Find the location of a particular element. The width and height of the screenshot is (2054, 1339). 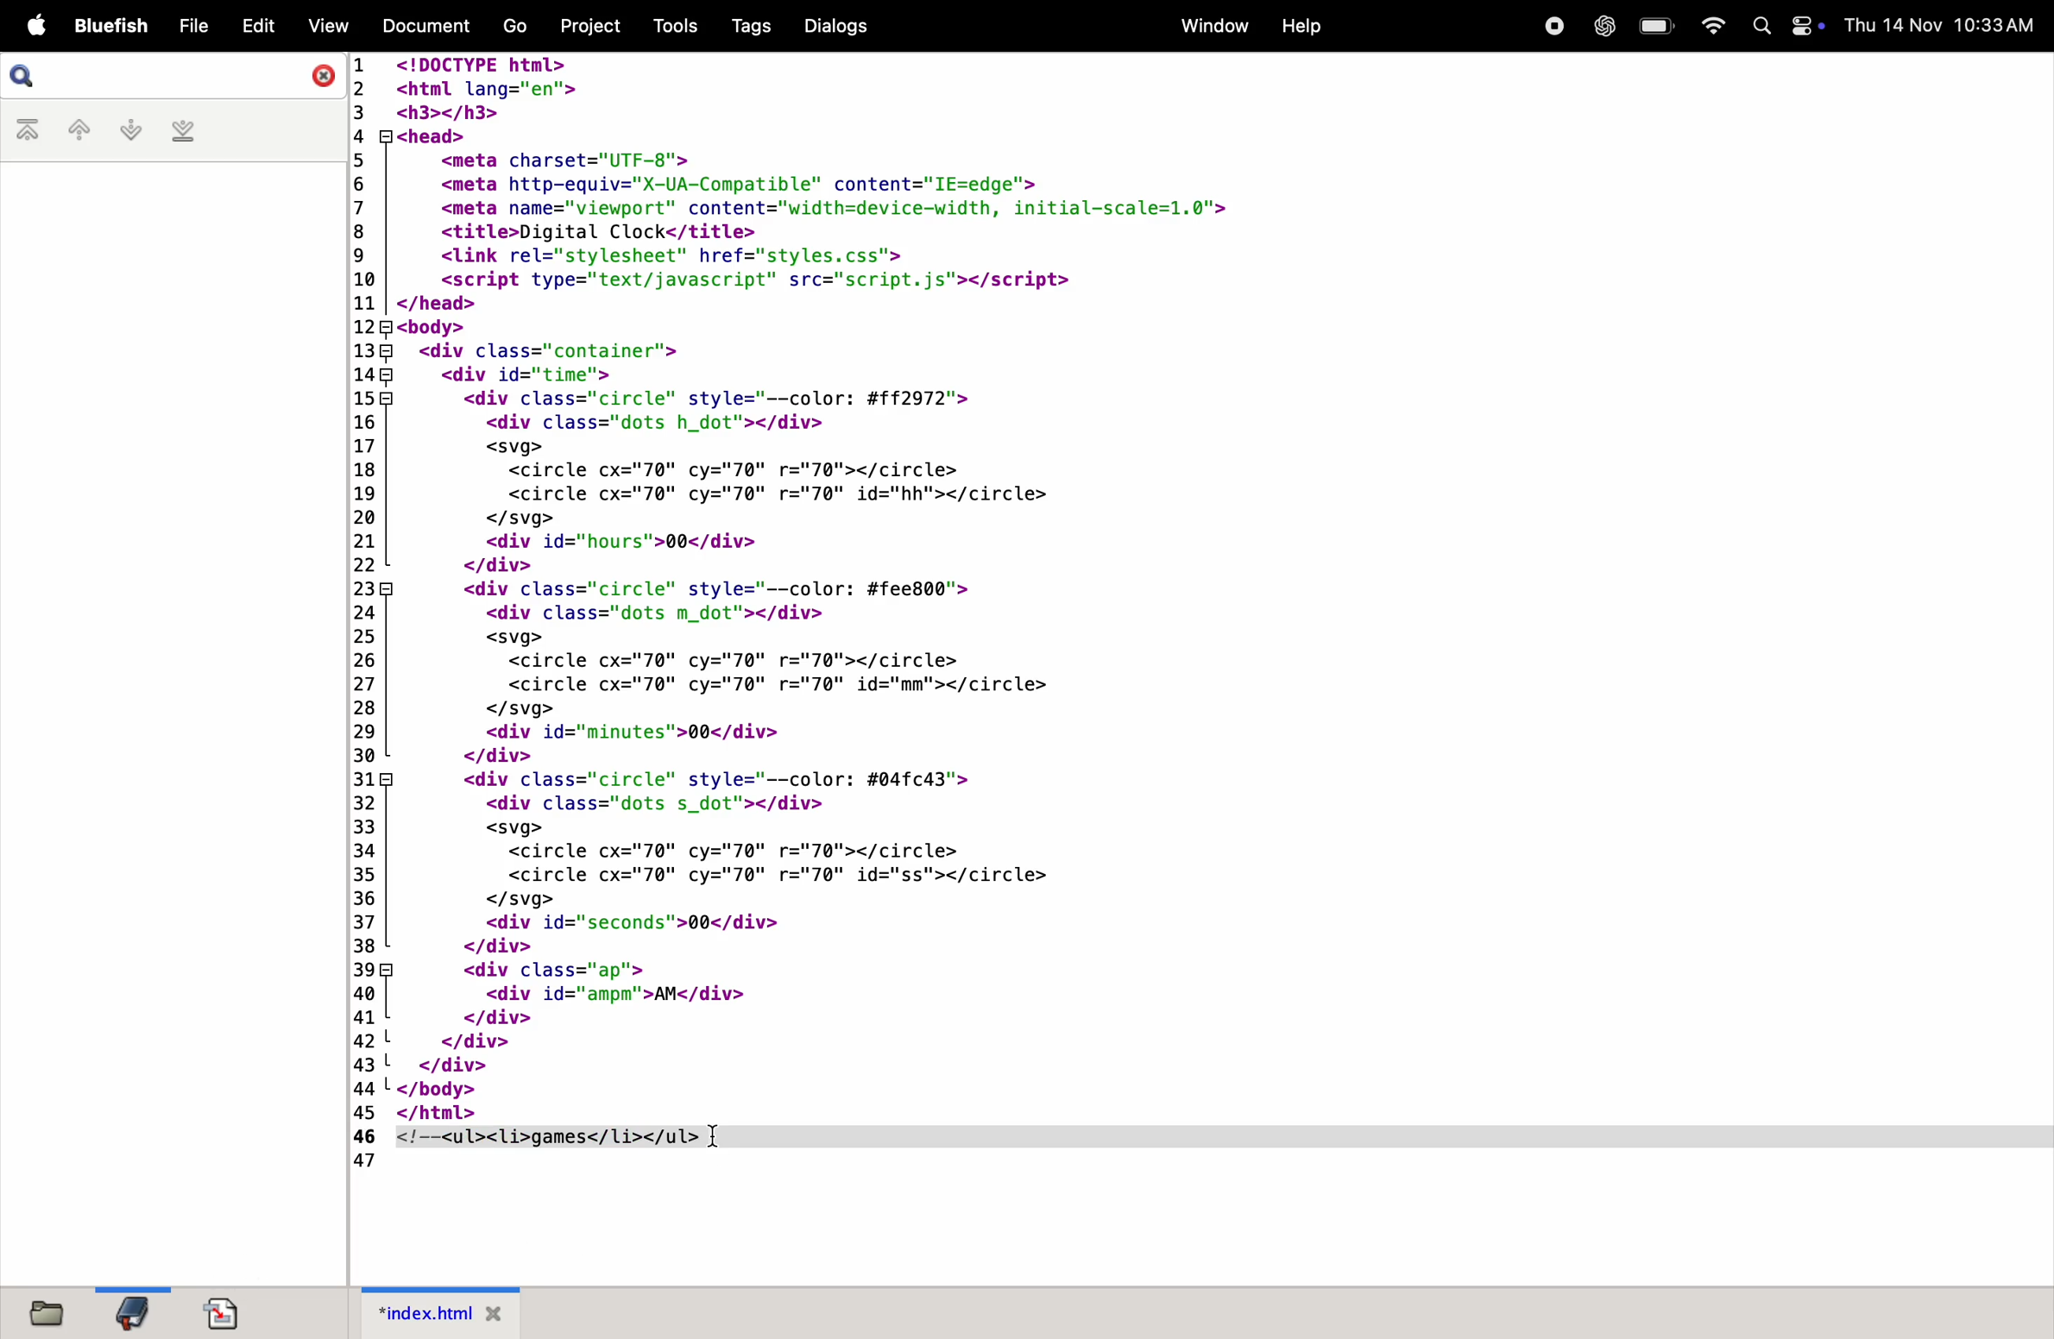

record is located at coordinates (1553, 28).